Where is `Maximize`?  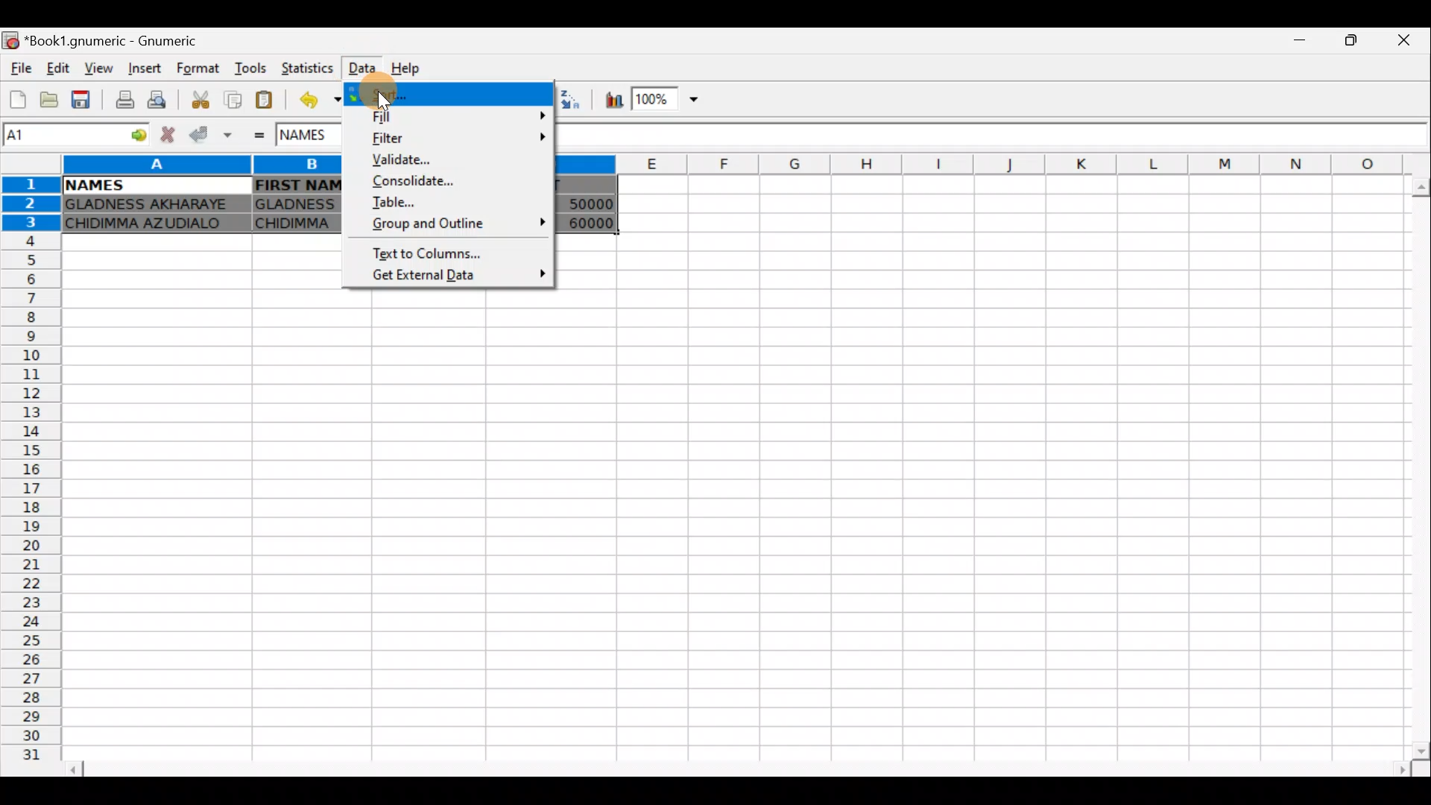
Maximize is located at coordinates (1355, 42).